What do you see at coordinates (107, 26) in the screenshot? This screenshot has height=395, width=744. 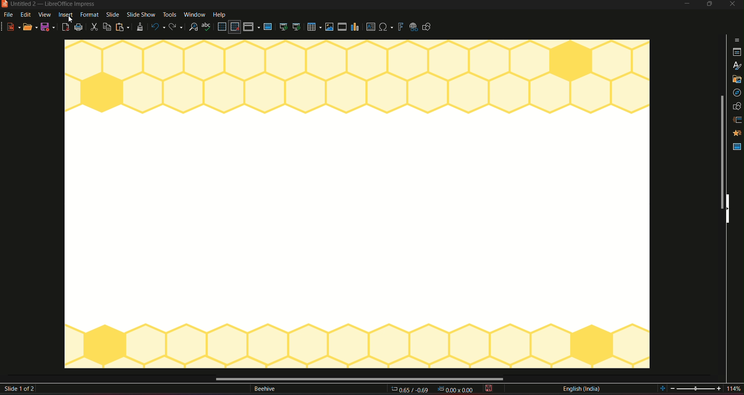 I see `copy` at bounding box center [107, 26].